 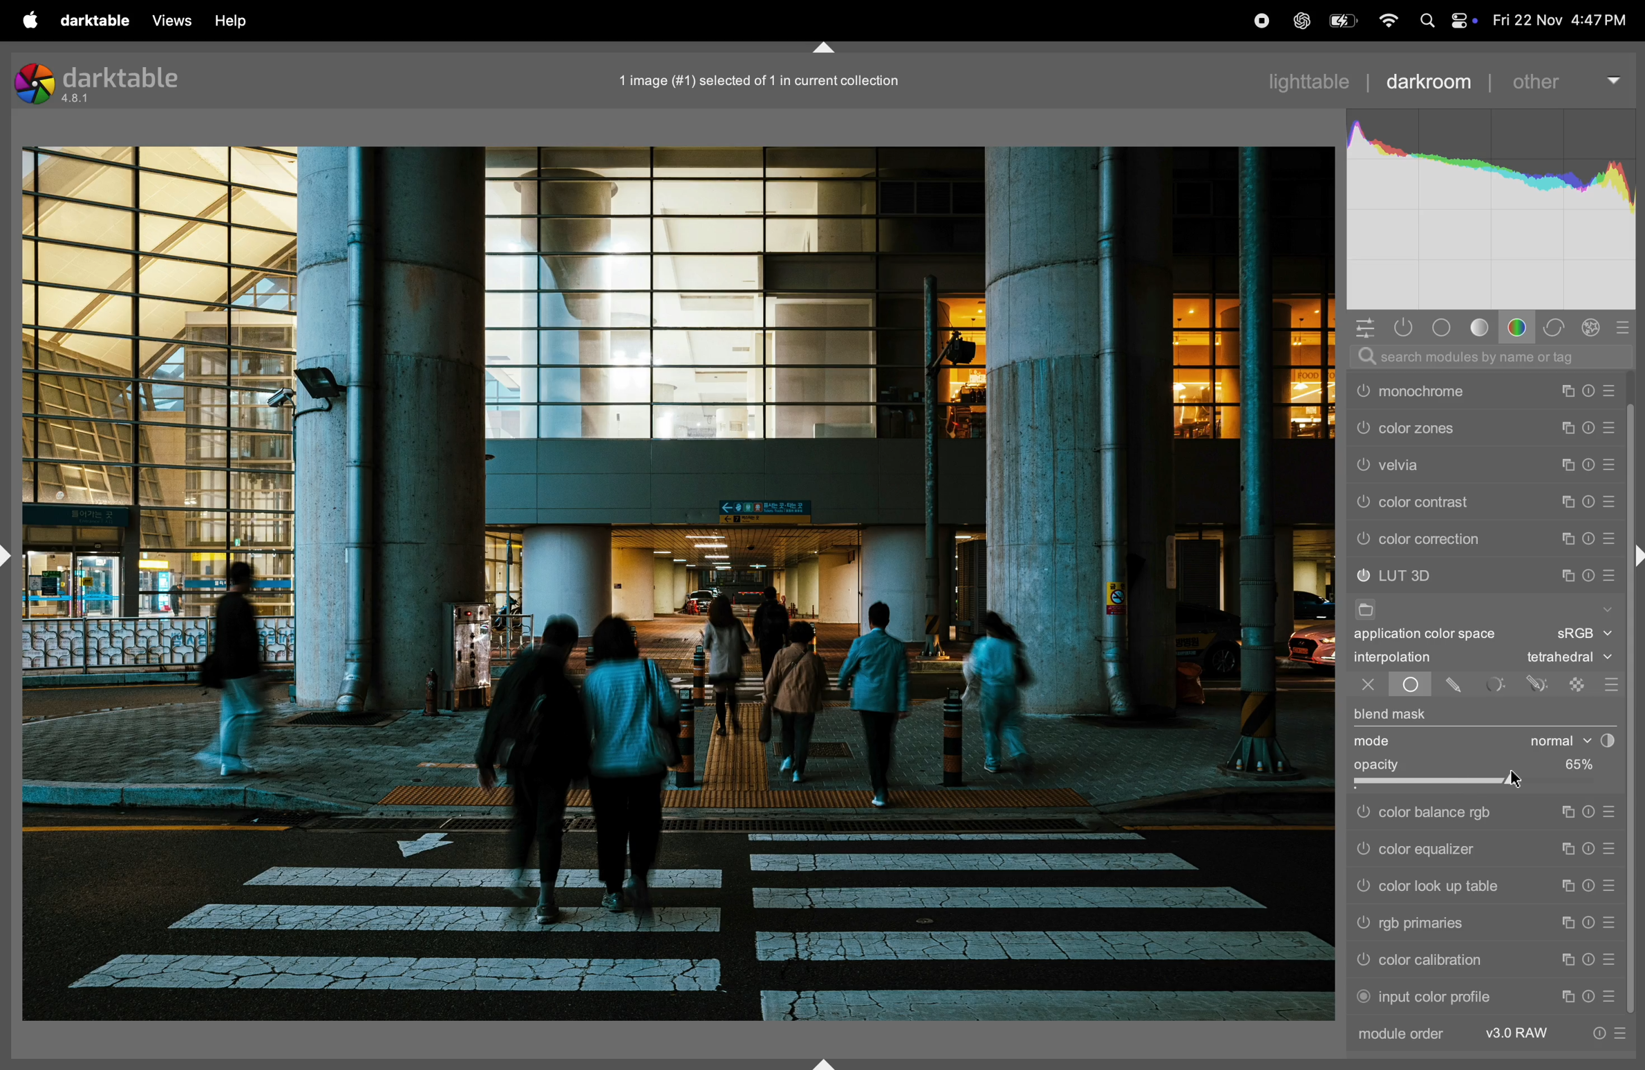 What do you see at coordinates (1360, 686) in the screenshot?
I see `close` at bounding box center [1360, 686].